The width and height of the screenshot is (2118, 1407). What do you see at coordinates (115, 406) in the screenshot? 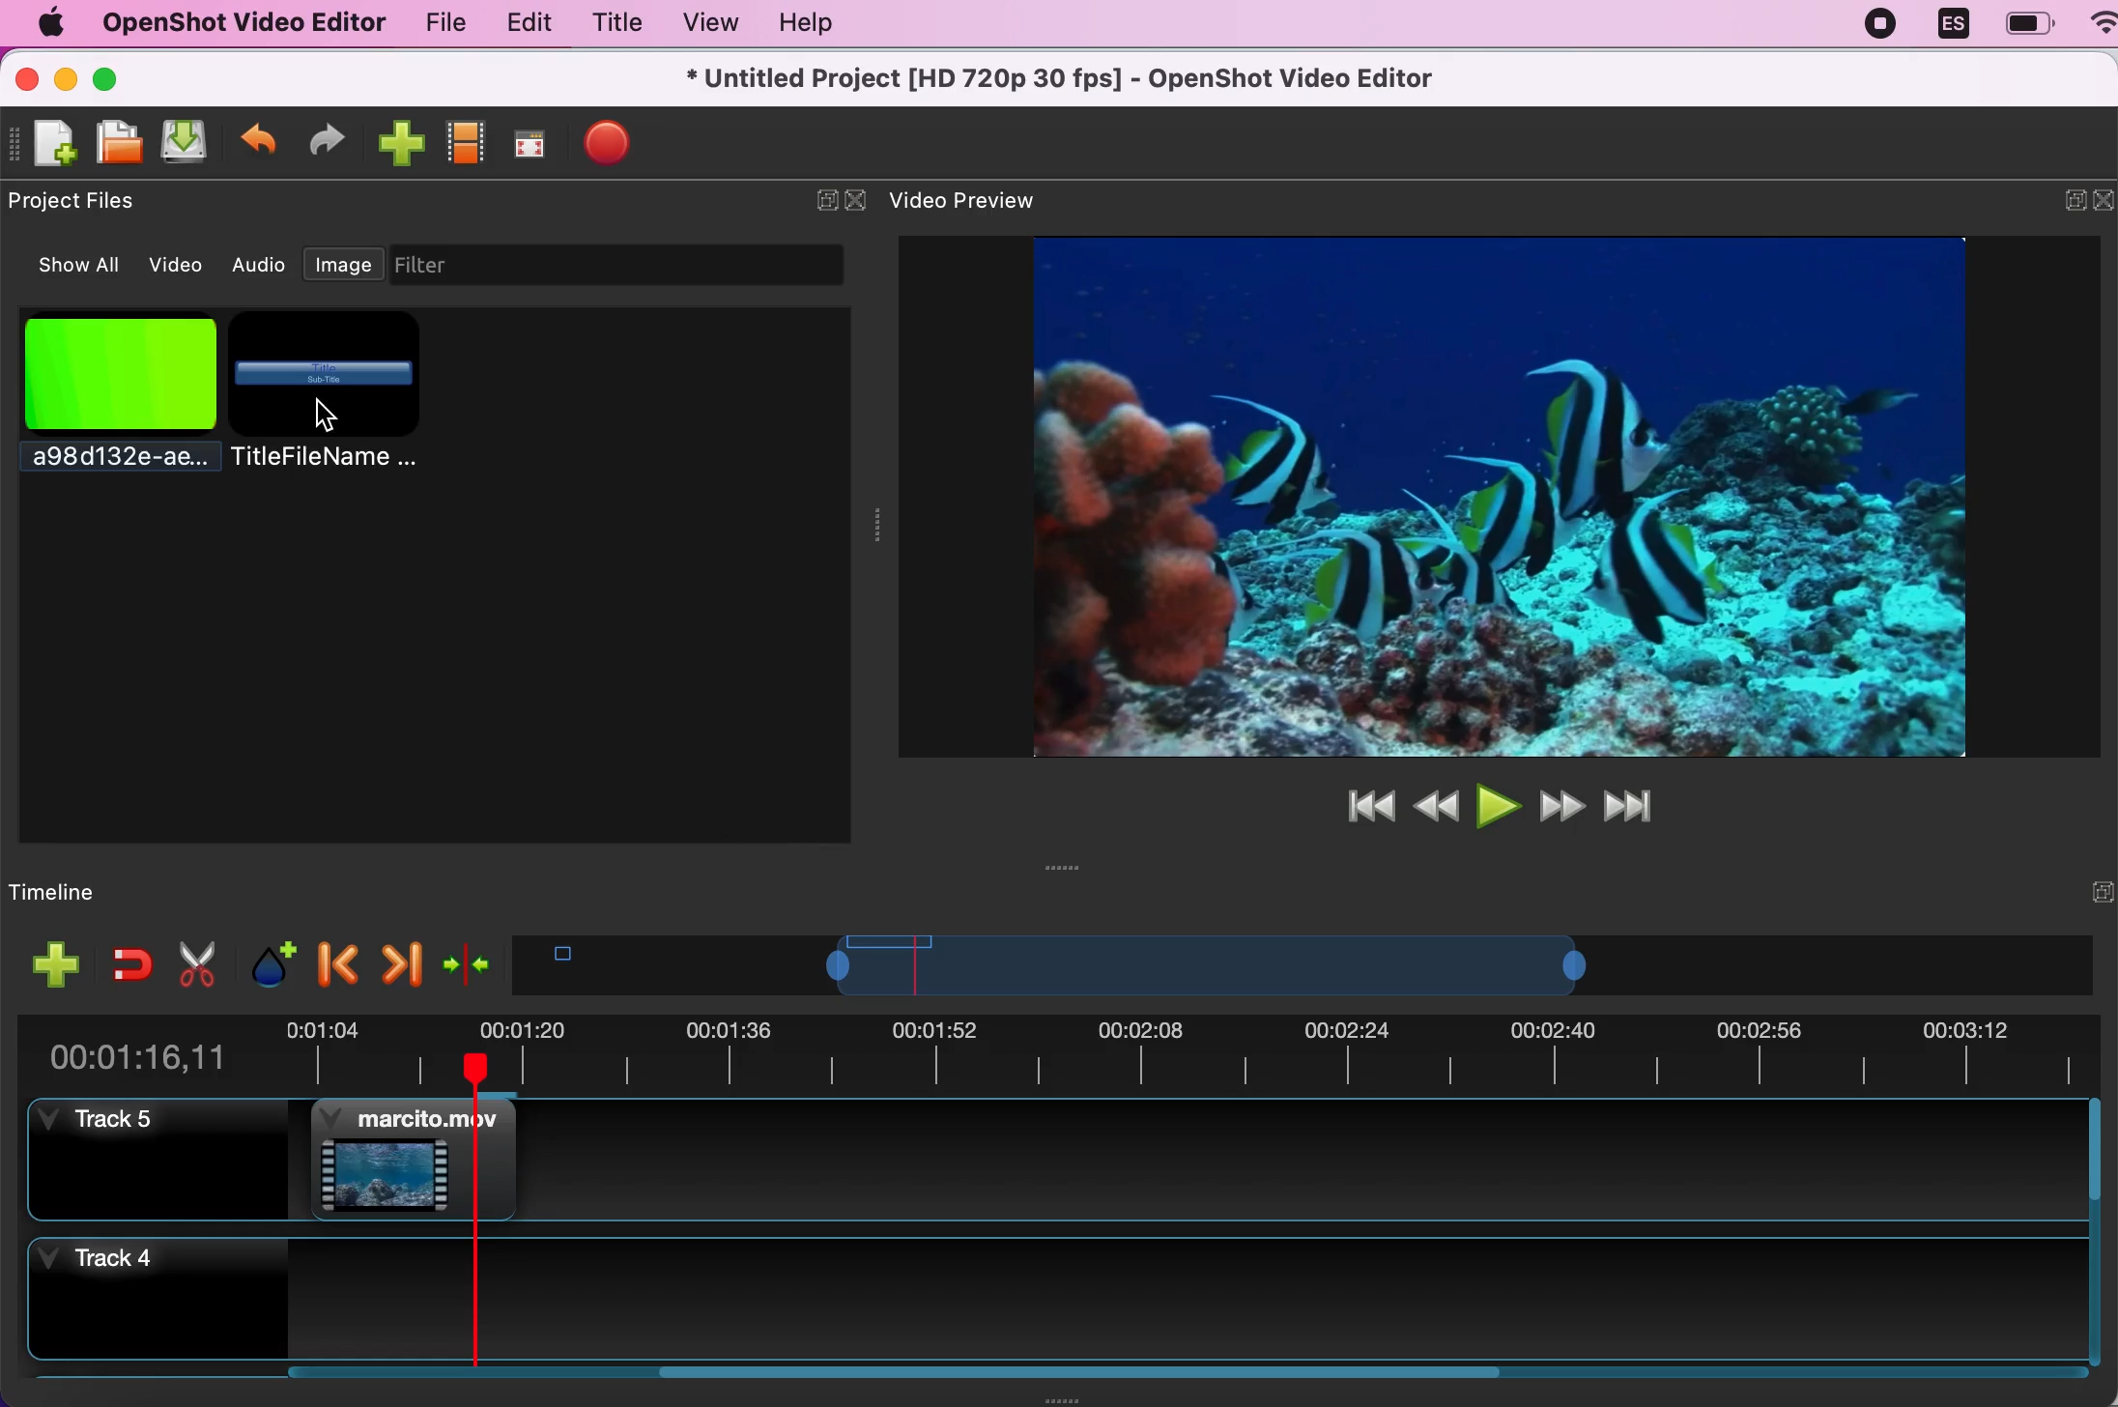
I see `picture` at bounding box center [115, 406].